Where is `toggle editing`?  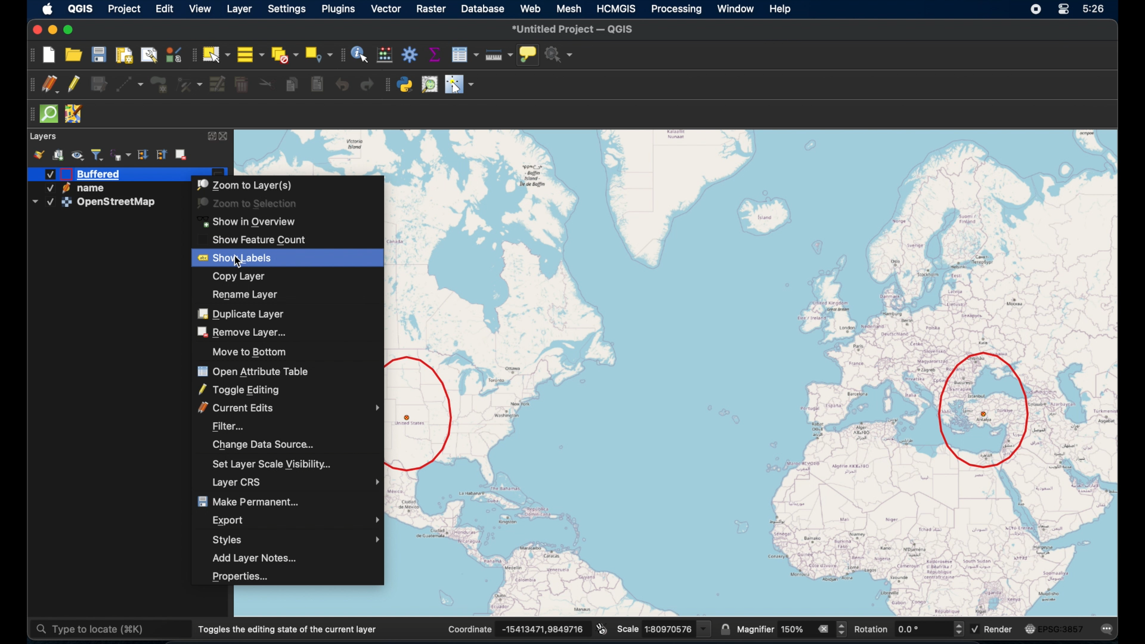 toggle editing is located at coordinates (239, 389).